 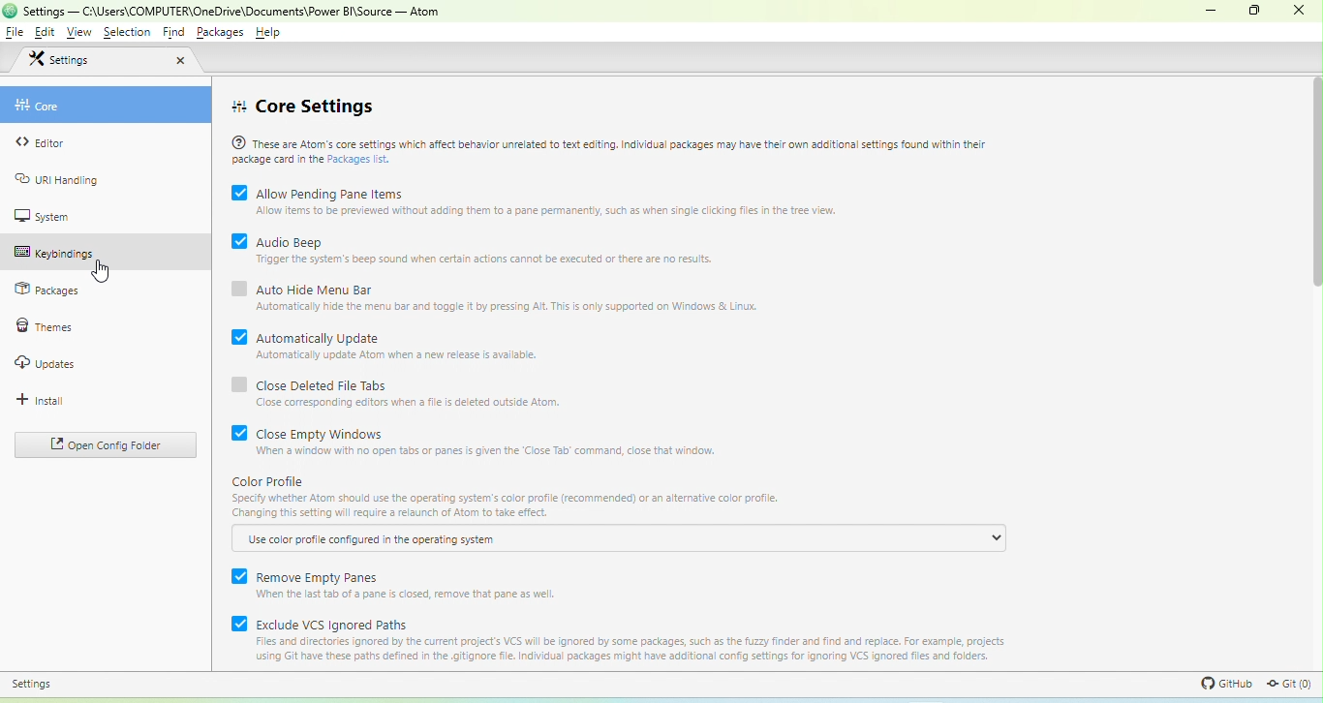 What do you see at coordinates (267, 32) in the screenshot?
I see `help menu` at bounding box center [267, 32].